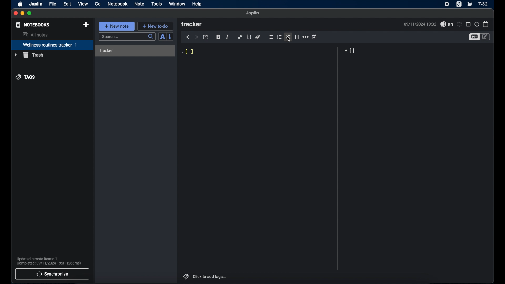 Image resolution: width=505 pixels, height=284 pixels. Describe the element at coordinates (459, 4) in the screenshot. I see `joplin icon` at that location.